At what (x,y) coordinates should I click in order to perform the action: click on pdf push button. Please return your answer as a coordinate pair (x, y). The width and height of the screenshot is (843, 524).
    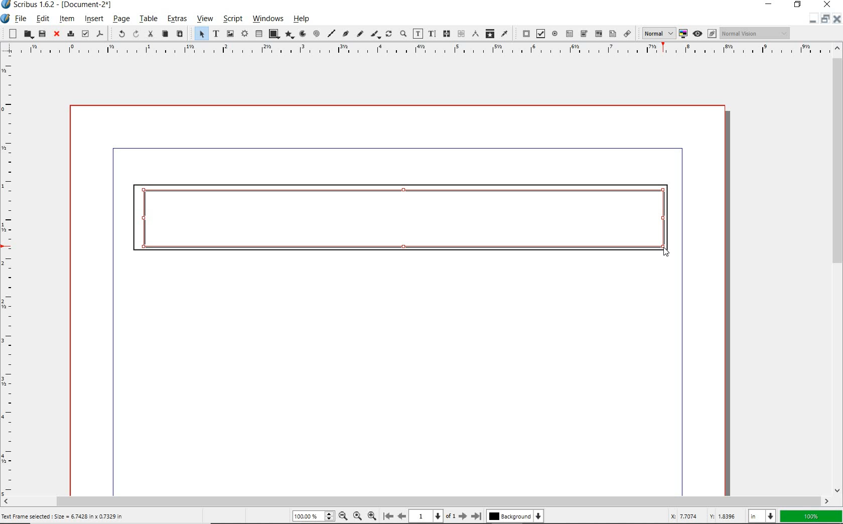
    Looking at the image, I should click on (523, 33).